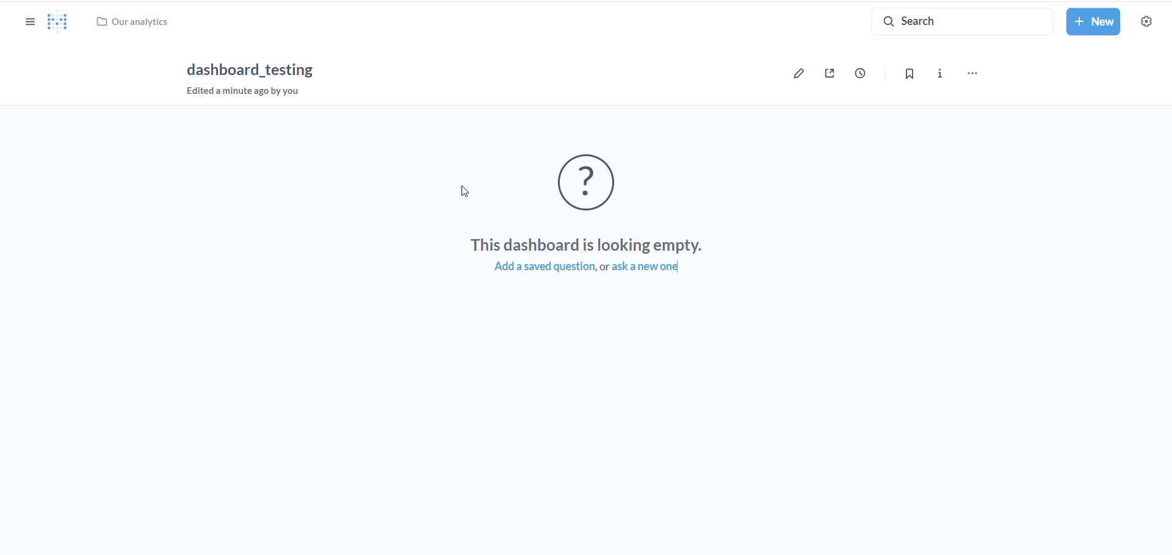 The height and width of the screenshot is (555, 1172). Describe the element at coordinates (588, 181) in the screenshot. I see `question mark graphic` at that location.